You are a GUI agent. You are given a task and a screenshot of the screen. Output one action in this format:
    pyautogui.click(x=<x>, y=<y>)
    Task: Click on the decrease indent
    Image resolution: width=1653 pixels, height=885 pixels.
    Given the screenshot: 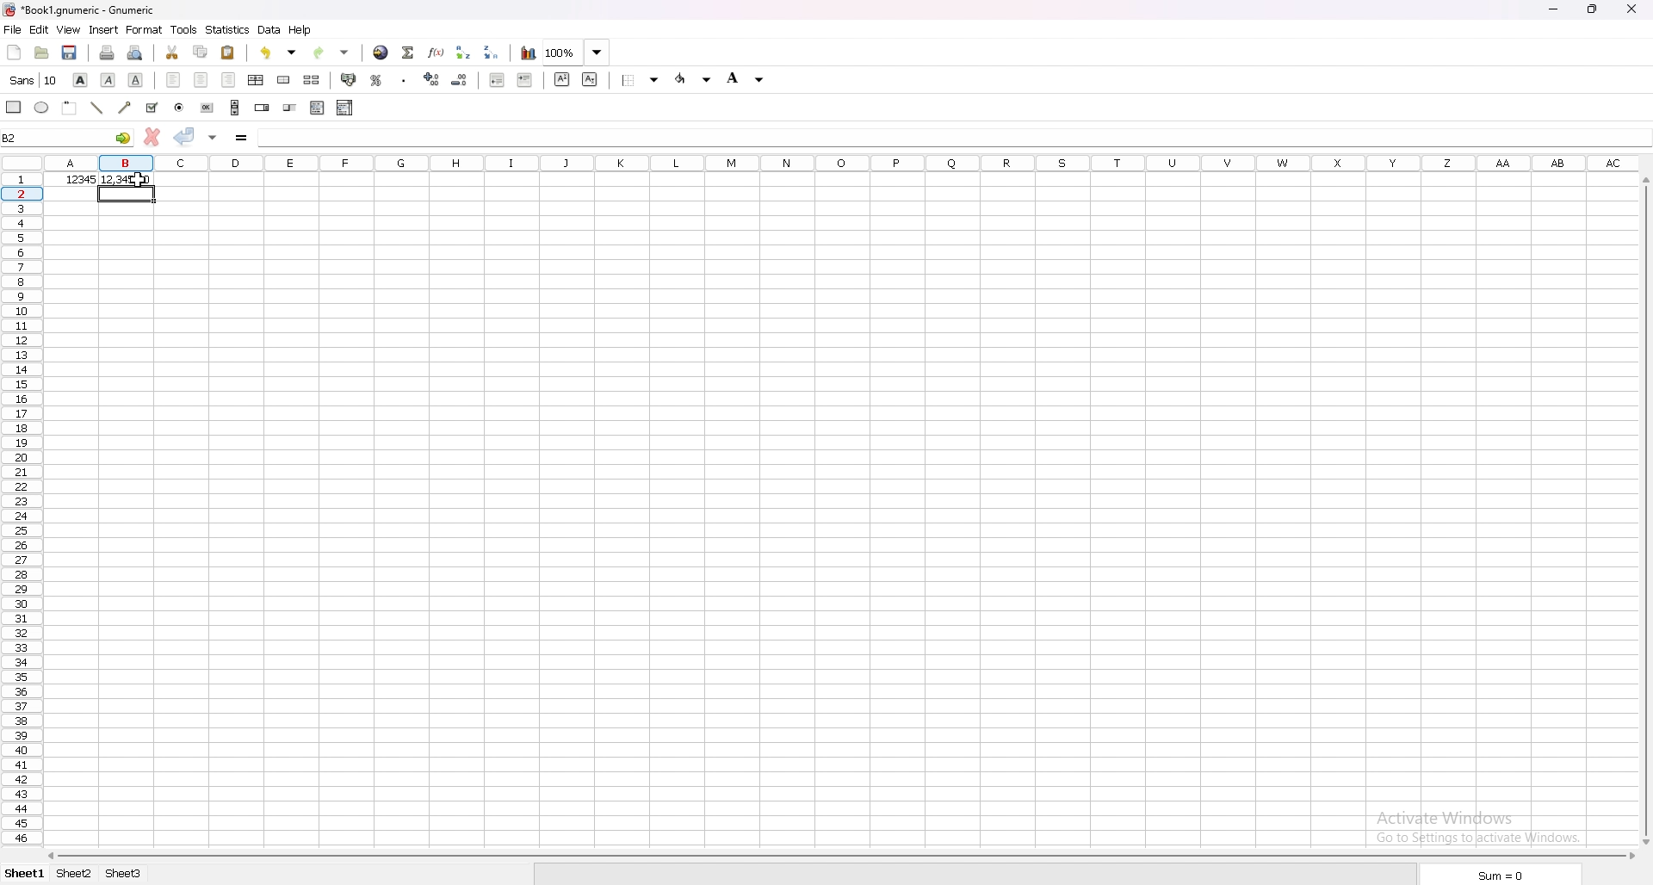 What is the action you would take?
    pyautogui.click(x=498, y=79)
    